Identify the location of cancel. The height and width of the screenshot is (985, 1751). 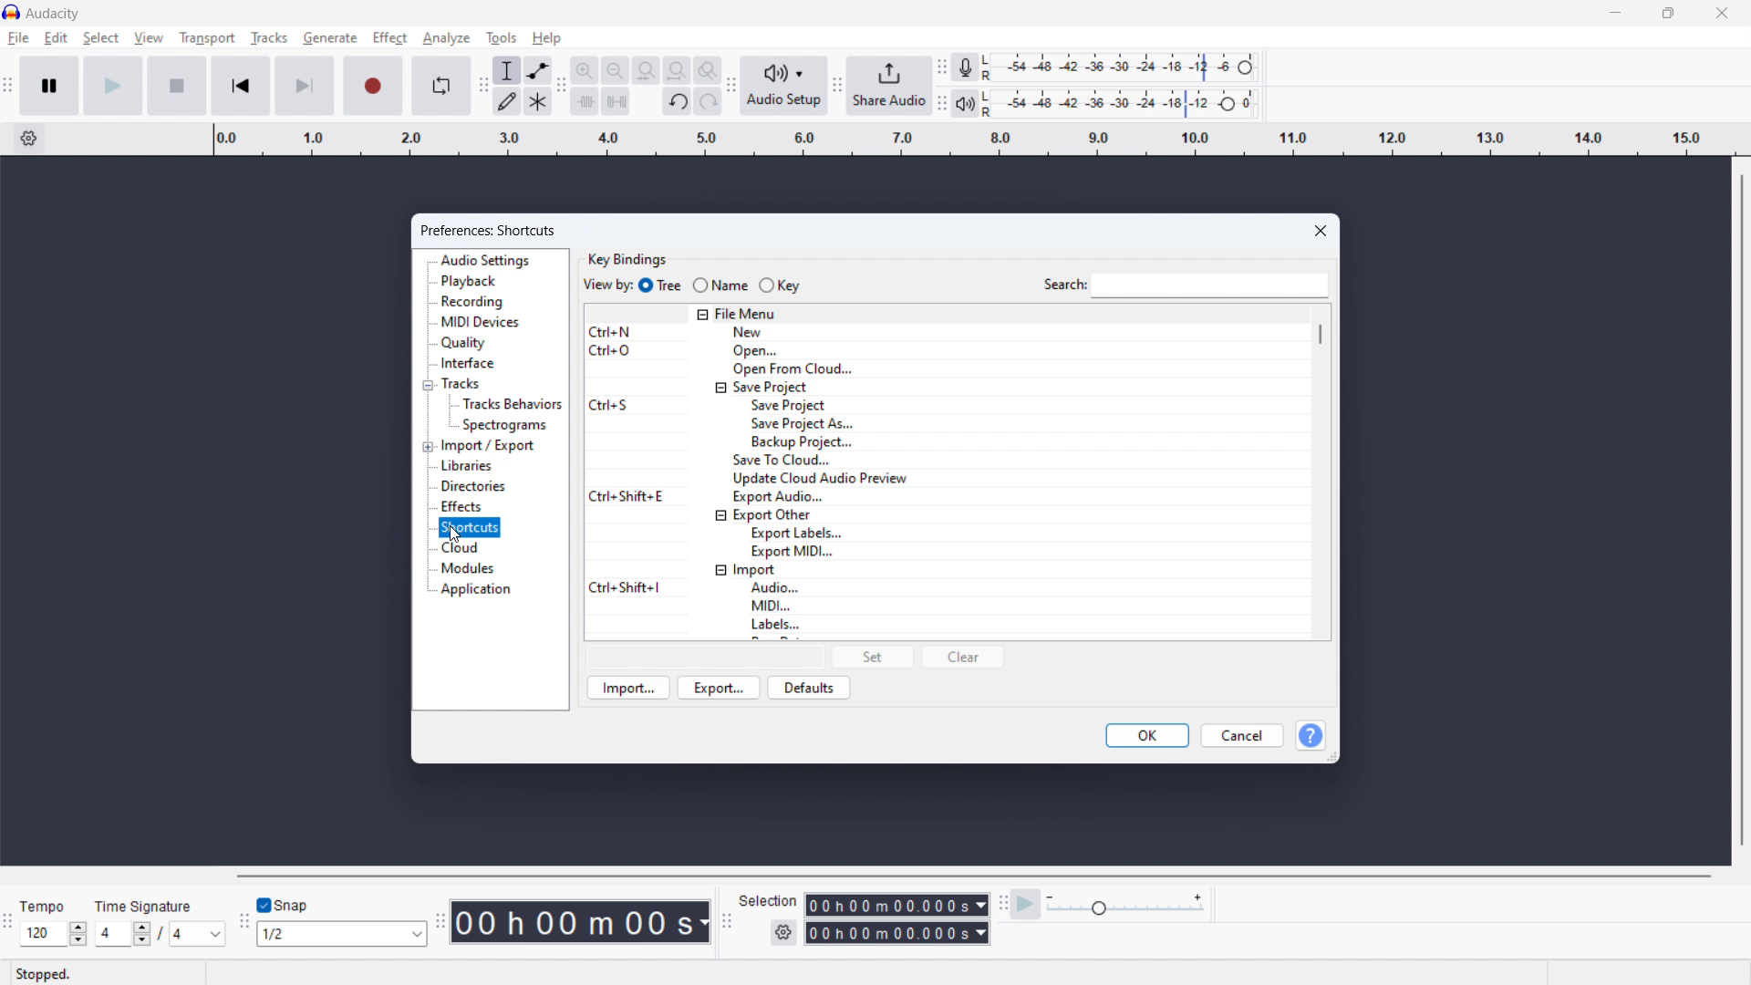
(1244, 735).